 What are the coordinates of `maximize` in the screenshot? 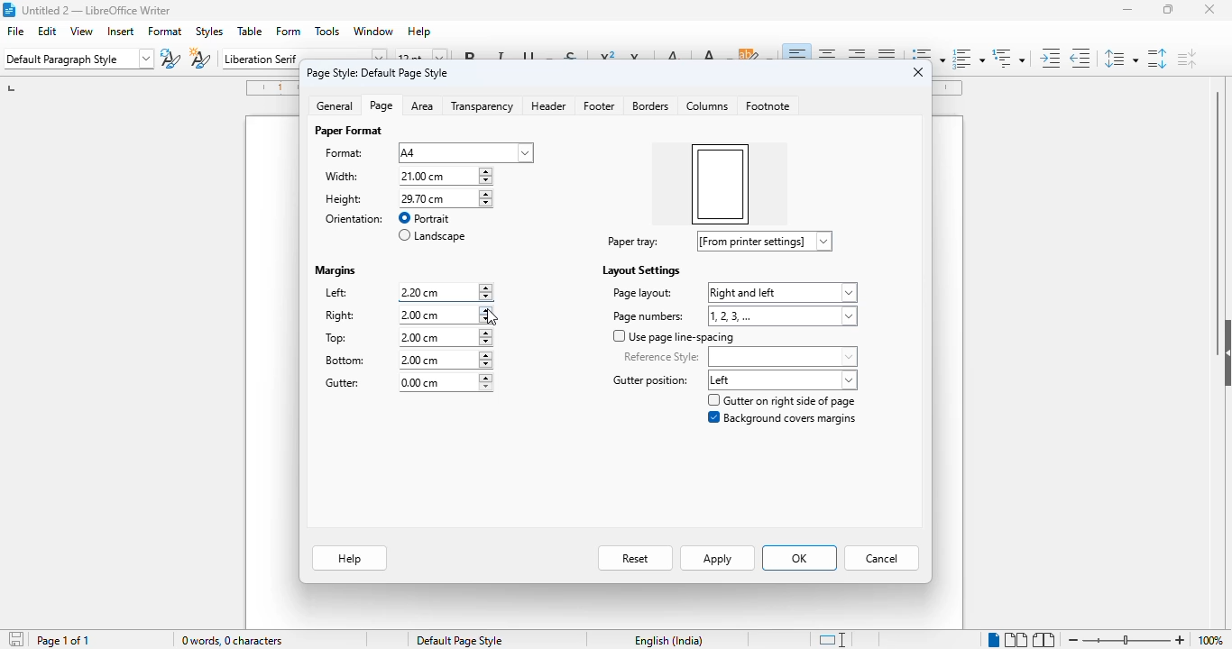 It's located at (1168, 9).